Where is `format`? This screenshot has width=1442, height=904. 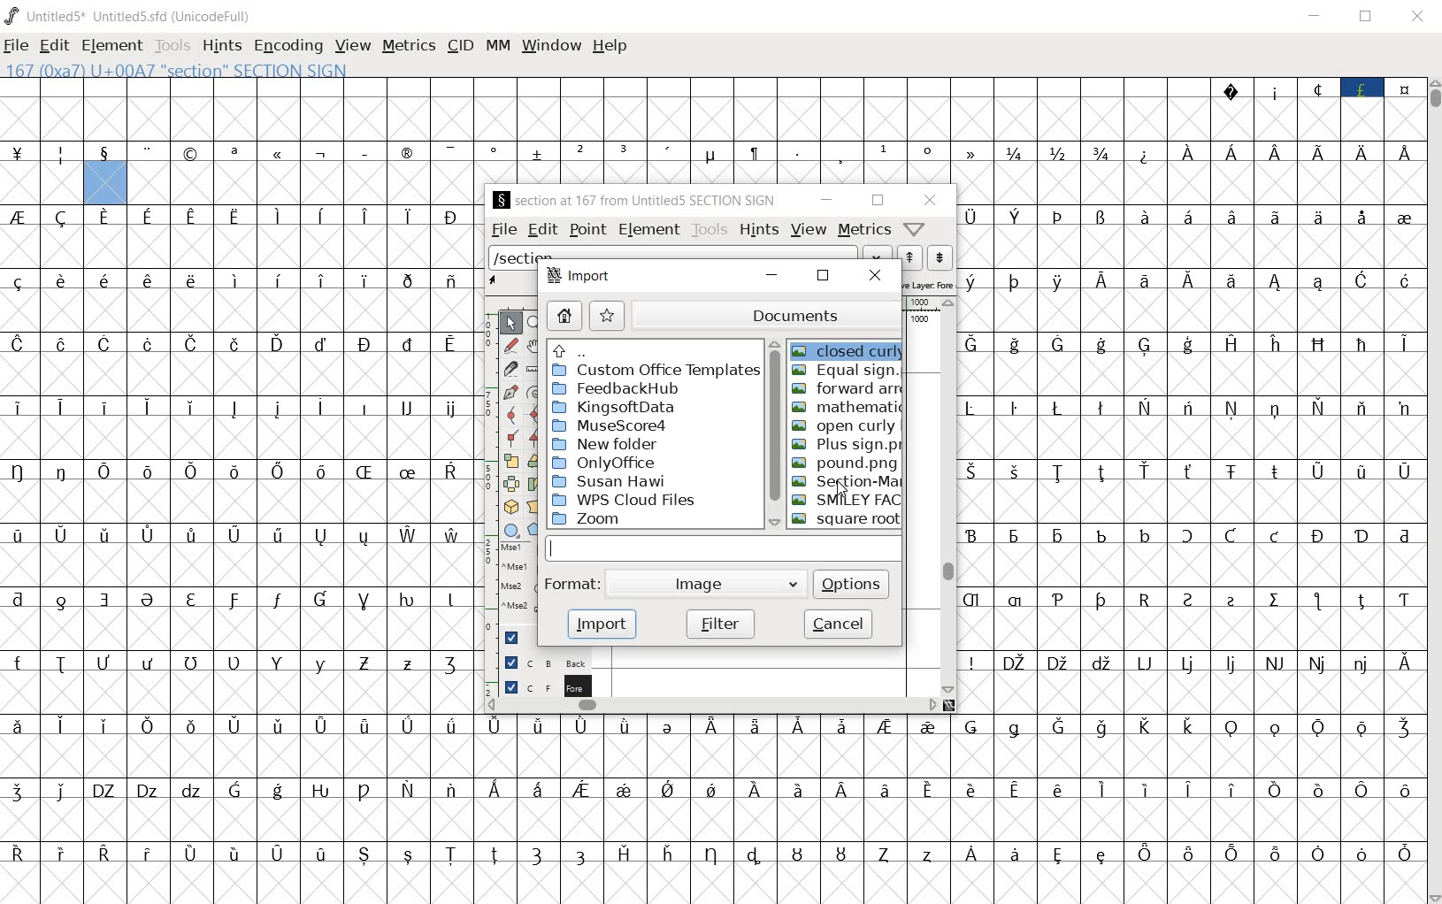
format is located at coordinates (572, 582).